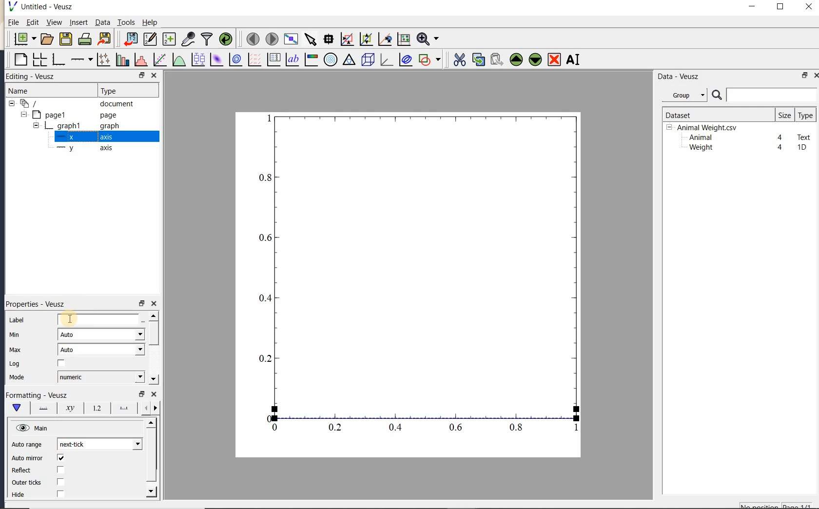  What do you see at coordinates (126, 90) in the screenshot?
I see `Type` at bounding box center [126, 90].